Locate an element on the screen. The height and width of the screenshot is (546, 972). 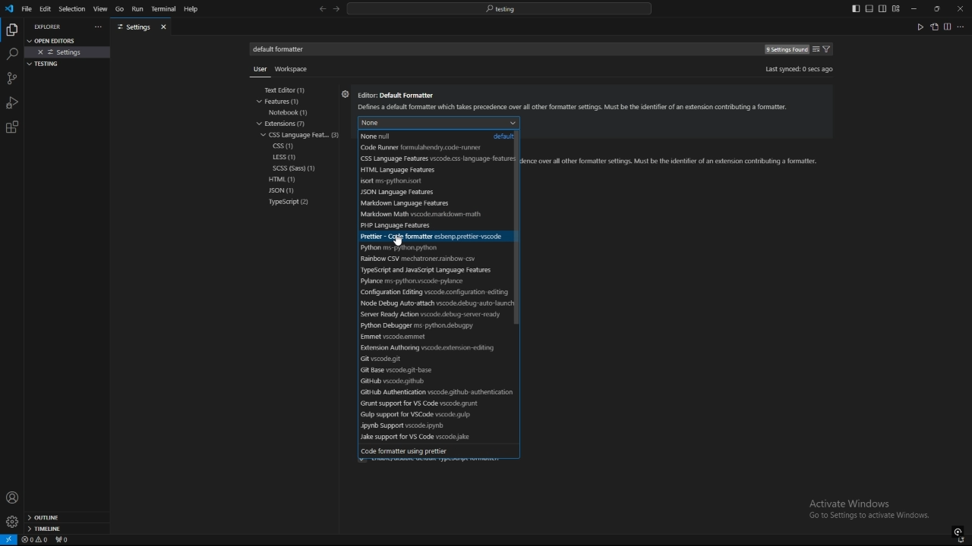
markdown is located at coordinates (424, 203).